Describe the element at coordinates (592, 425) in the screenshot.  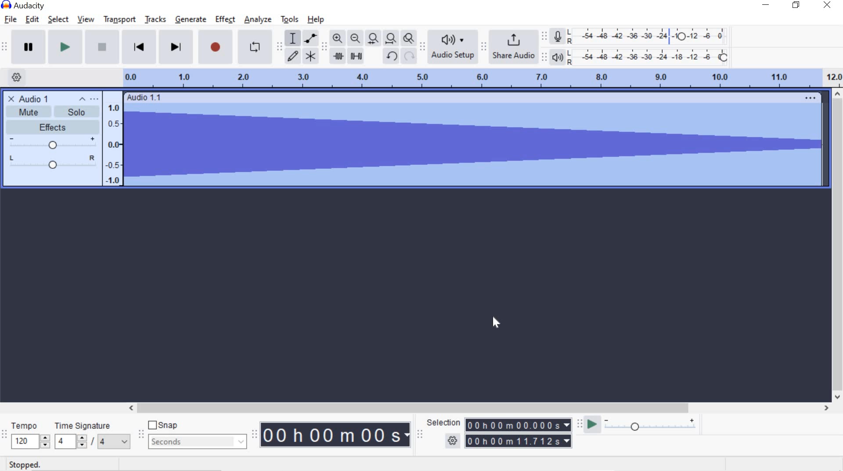
I see `Play-at-speed` at that location.